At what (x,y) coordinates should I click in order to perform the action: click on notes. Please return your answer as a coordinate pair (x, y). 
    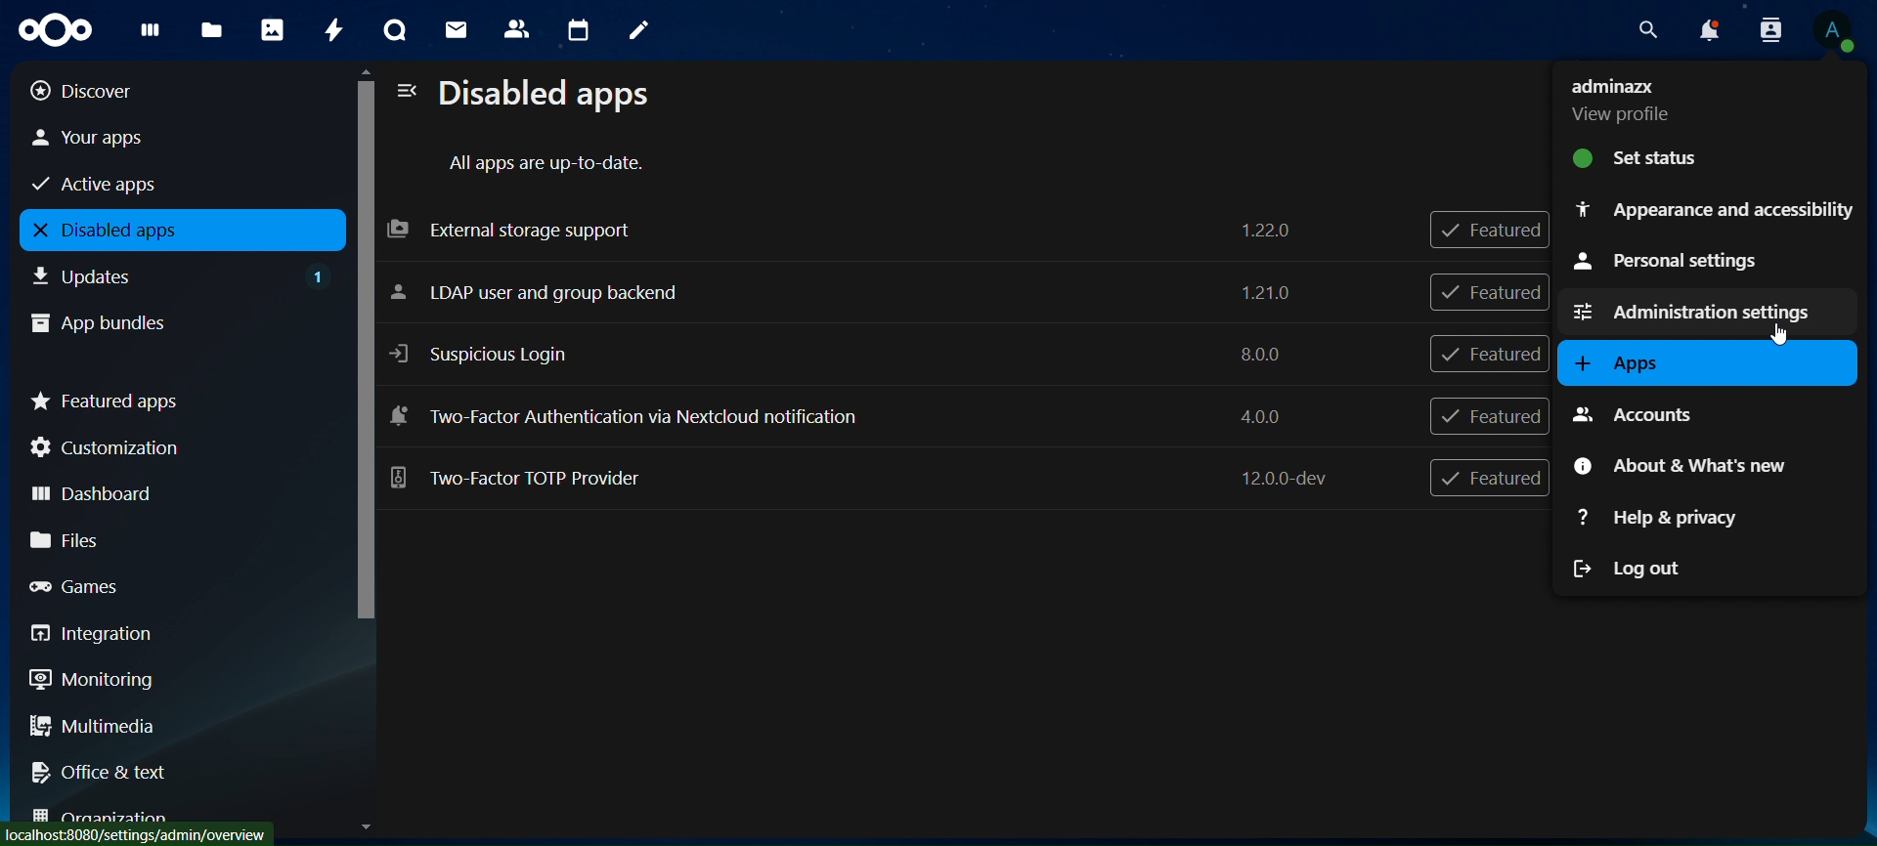
    Looking at the image, I should click on (633, 27).